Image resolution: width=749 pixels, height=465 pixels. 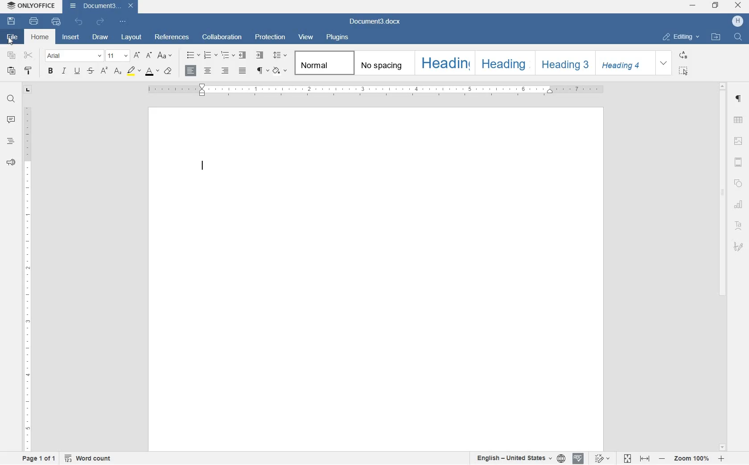 What do you see at coordinates (11, 22) in the screenshot?
I see `save` at bounding box center [11, 22].